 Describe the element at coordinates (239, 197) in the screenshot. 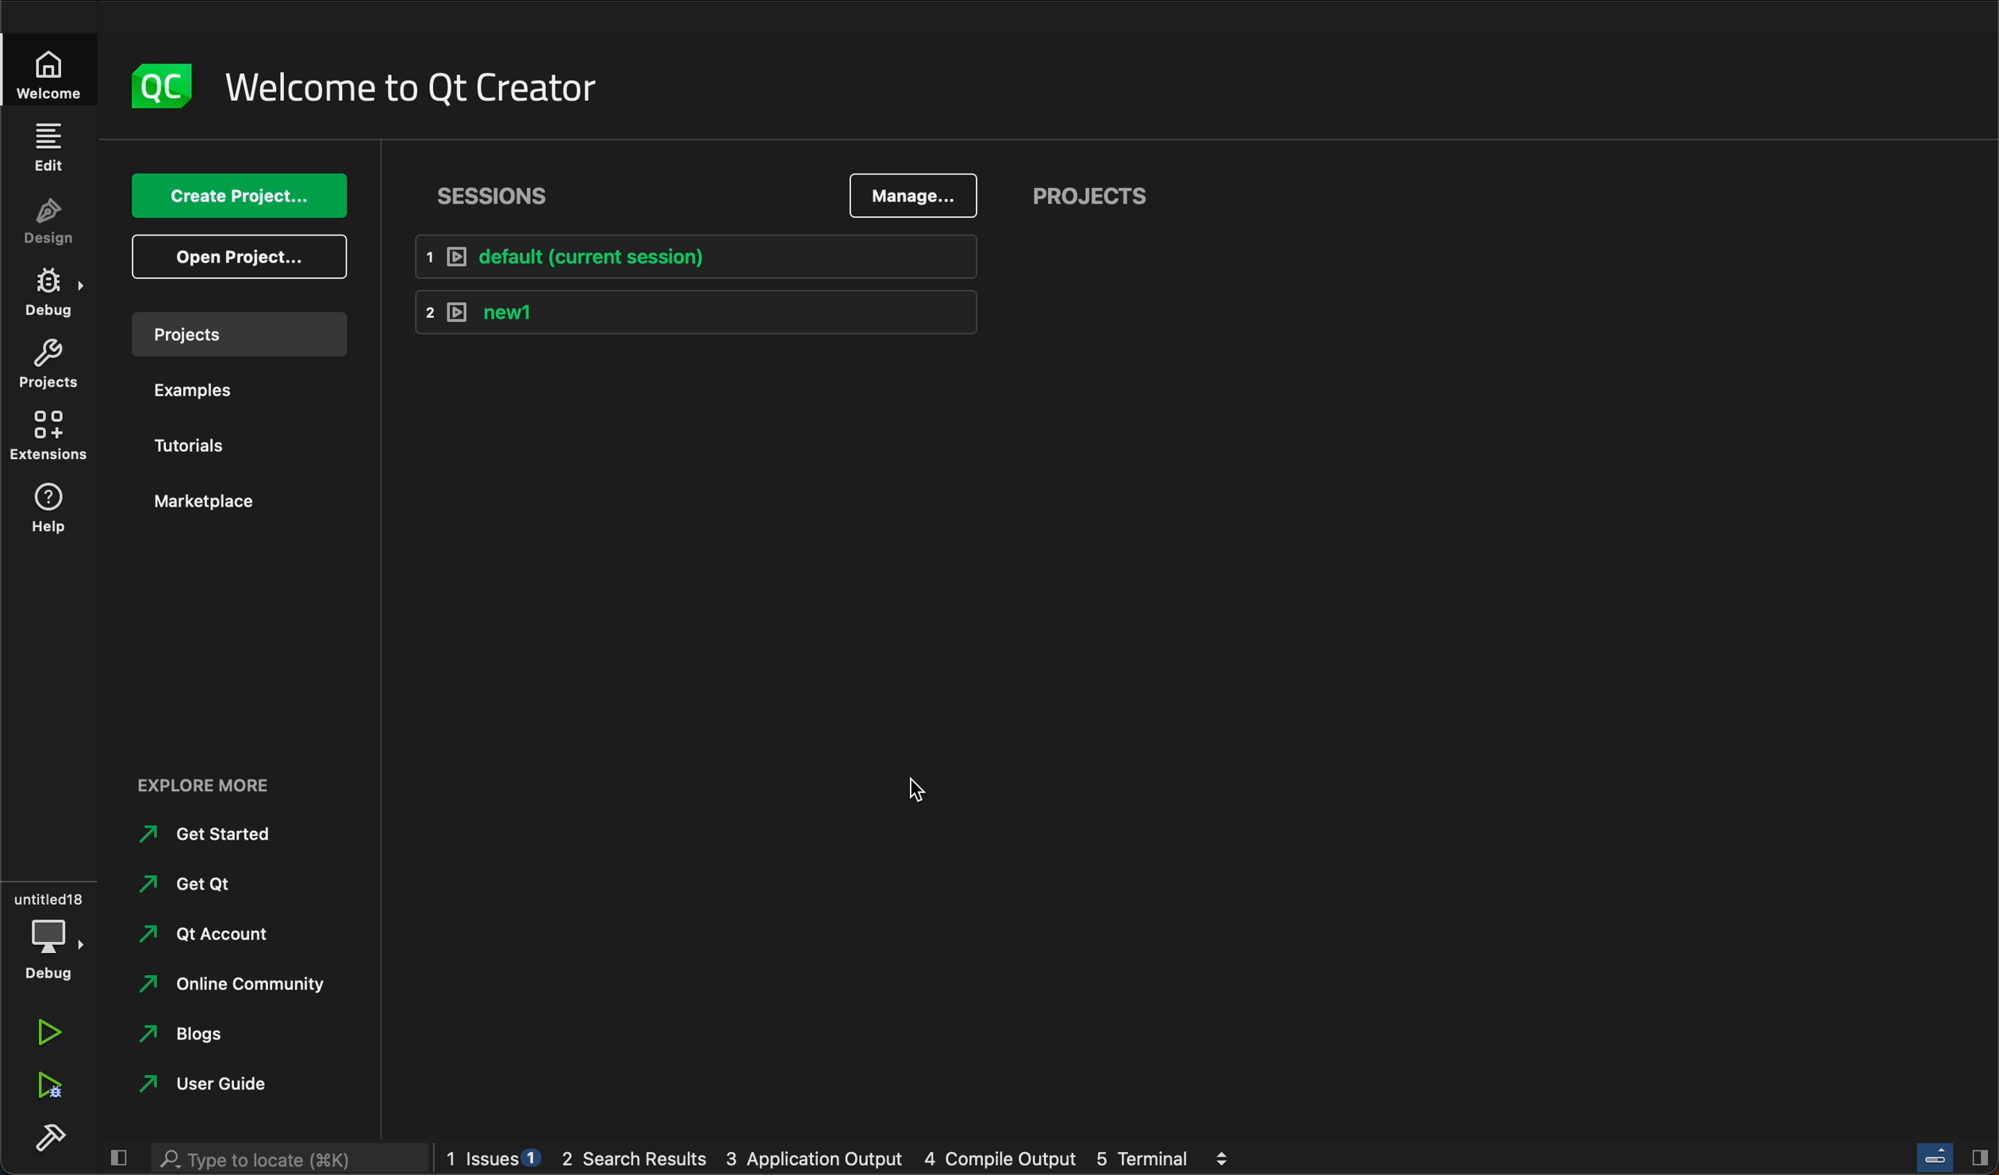

I see `create project` at that location.